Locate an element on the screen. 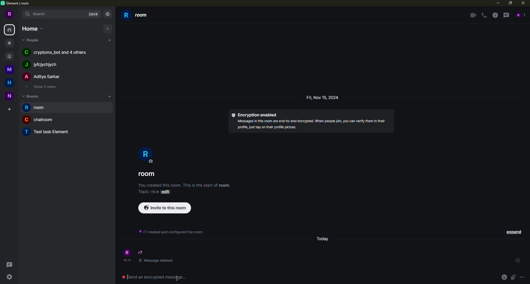 The height and width of the screenshot is (284, 530). minimize is located at coordinates (497, 3).